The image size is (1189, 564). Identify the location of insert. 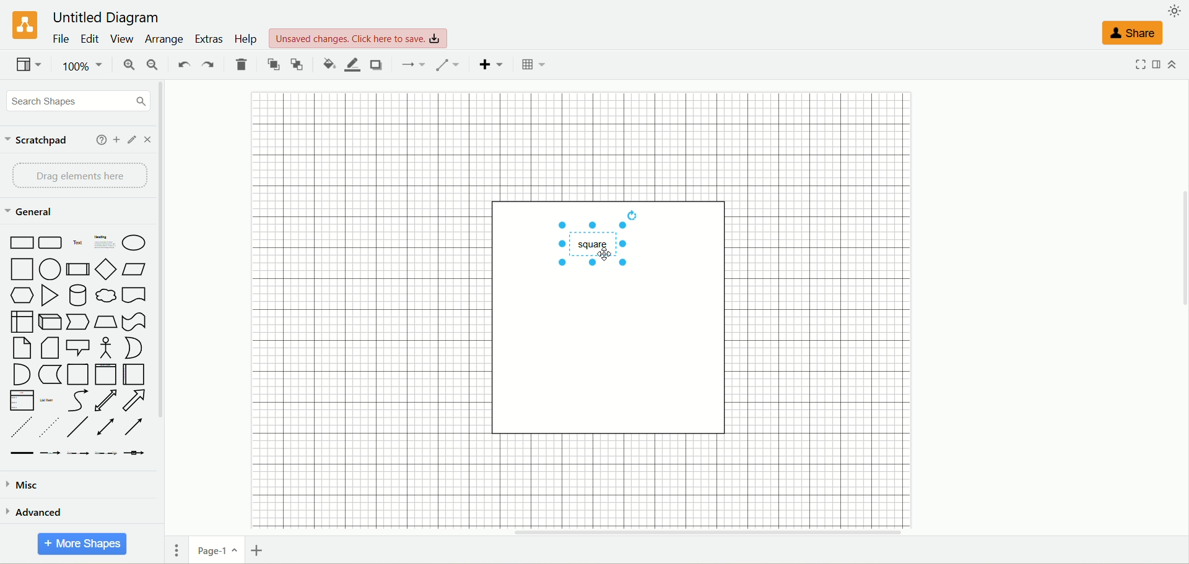
(492, 64).